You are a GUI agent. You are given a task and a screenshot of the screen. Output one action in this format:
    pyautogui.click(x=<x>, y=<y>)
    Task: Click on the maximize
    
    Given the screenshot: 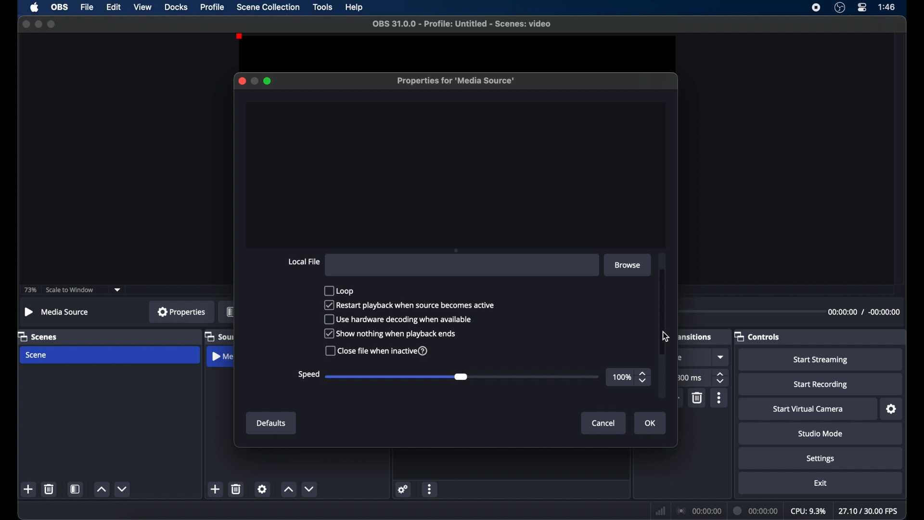 What is the action you would take?
    pyautogui.click(x=268, y=81)
    